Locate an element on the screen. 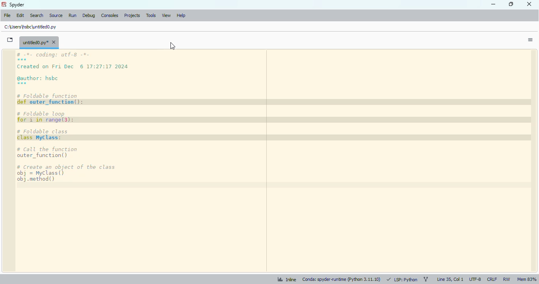  file is located at coordinates (7, 15).